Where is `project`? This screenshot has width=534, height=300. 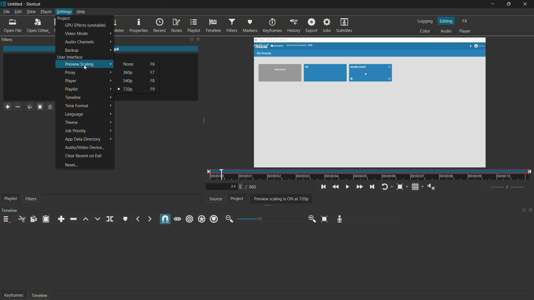 project is located at coordinates (236, 198).